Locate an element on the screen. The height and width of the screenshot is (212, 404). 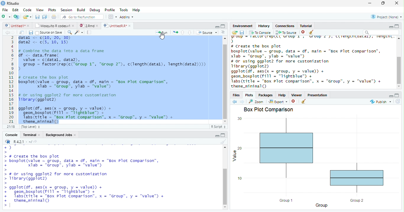
Mosquito R codes.v1 is located at coordinates (52, 26).